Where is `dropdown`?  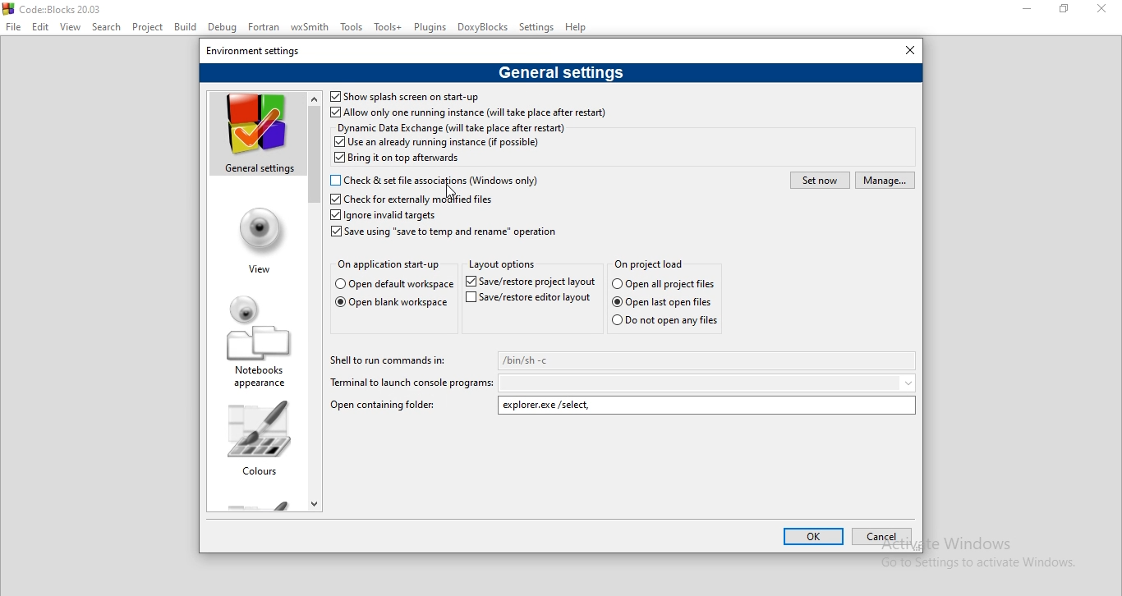 dropdown is located at coordinates (709, 383).